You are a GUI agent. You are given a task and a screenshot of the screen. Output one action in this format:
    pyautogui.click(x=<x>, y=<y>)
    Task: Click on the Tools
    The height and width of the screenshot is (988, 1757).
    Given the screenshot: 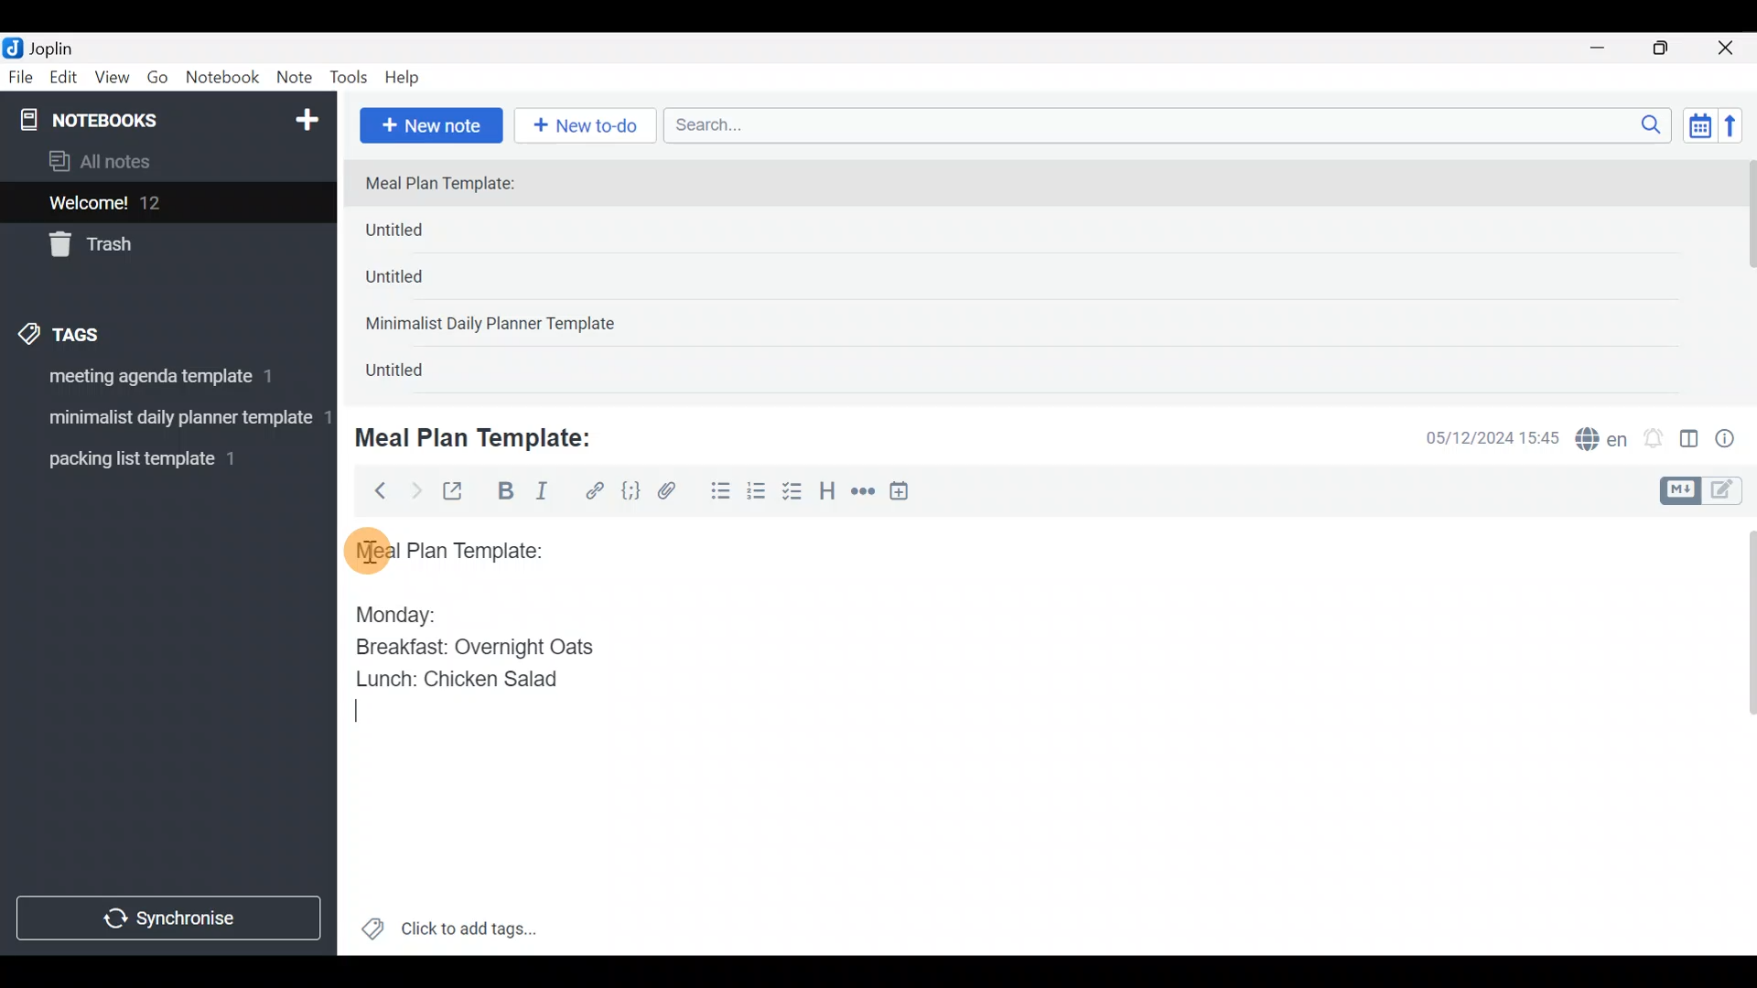 What is the action you would take?
    pyautogui.click(x=350, y=79)
    